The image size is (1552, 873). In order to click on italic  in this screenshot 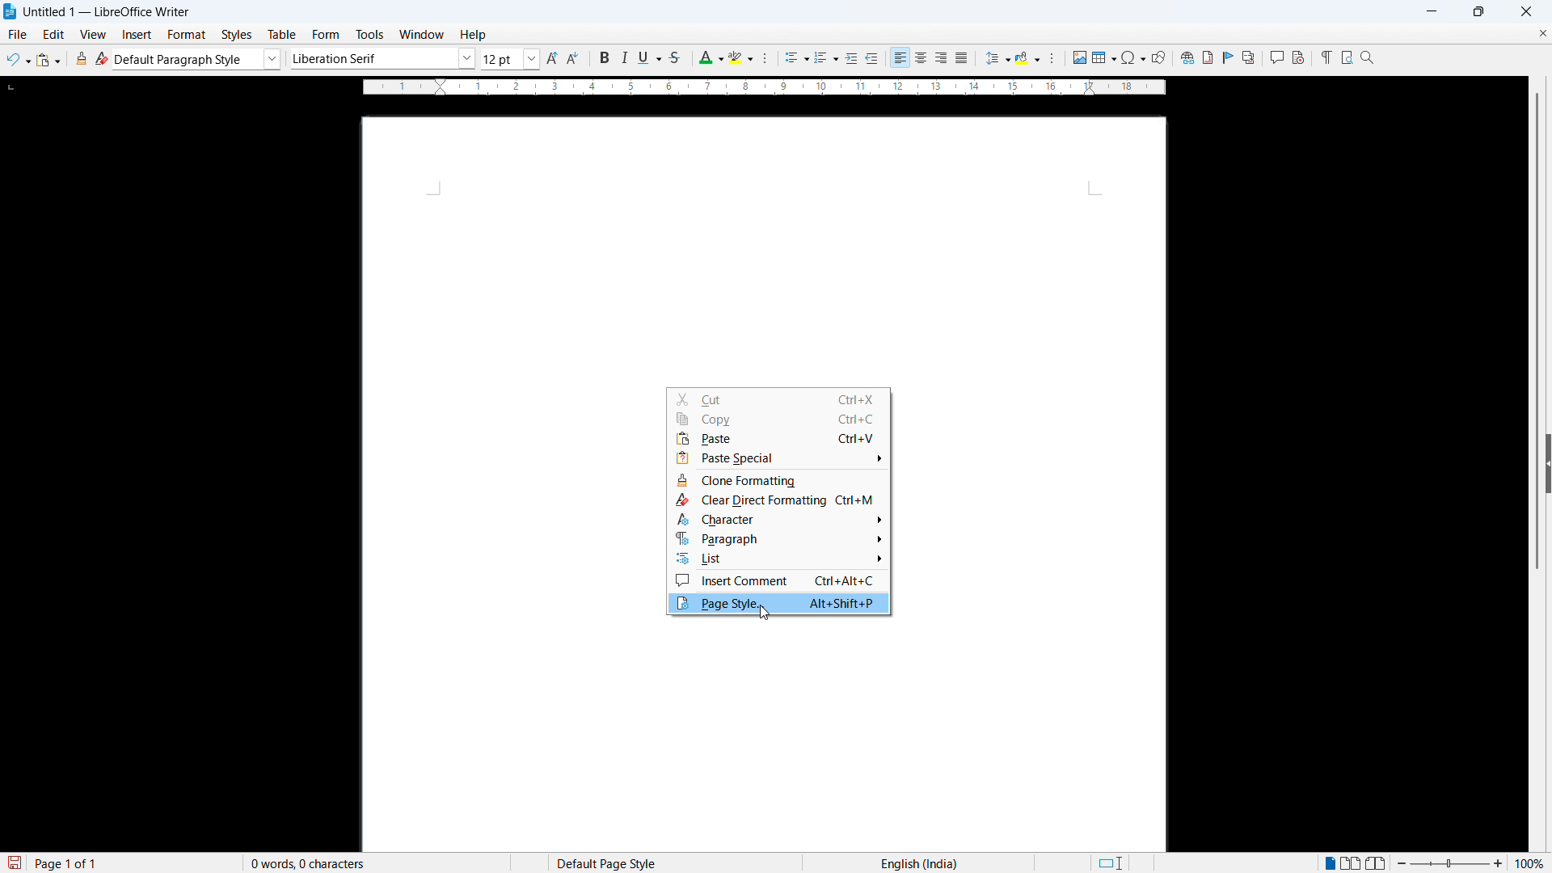, I will do `click(622, 58)`.